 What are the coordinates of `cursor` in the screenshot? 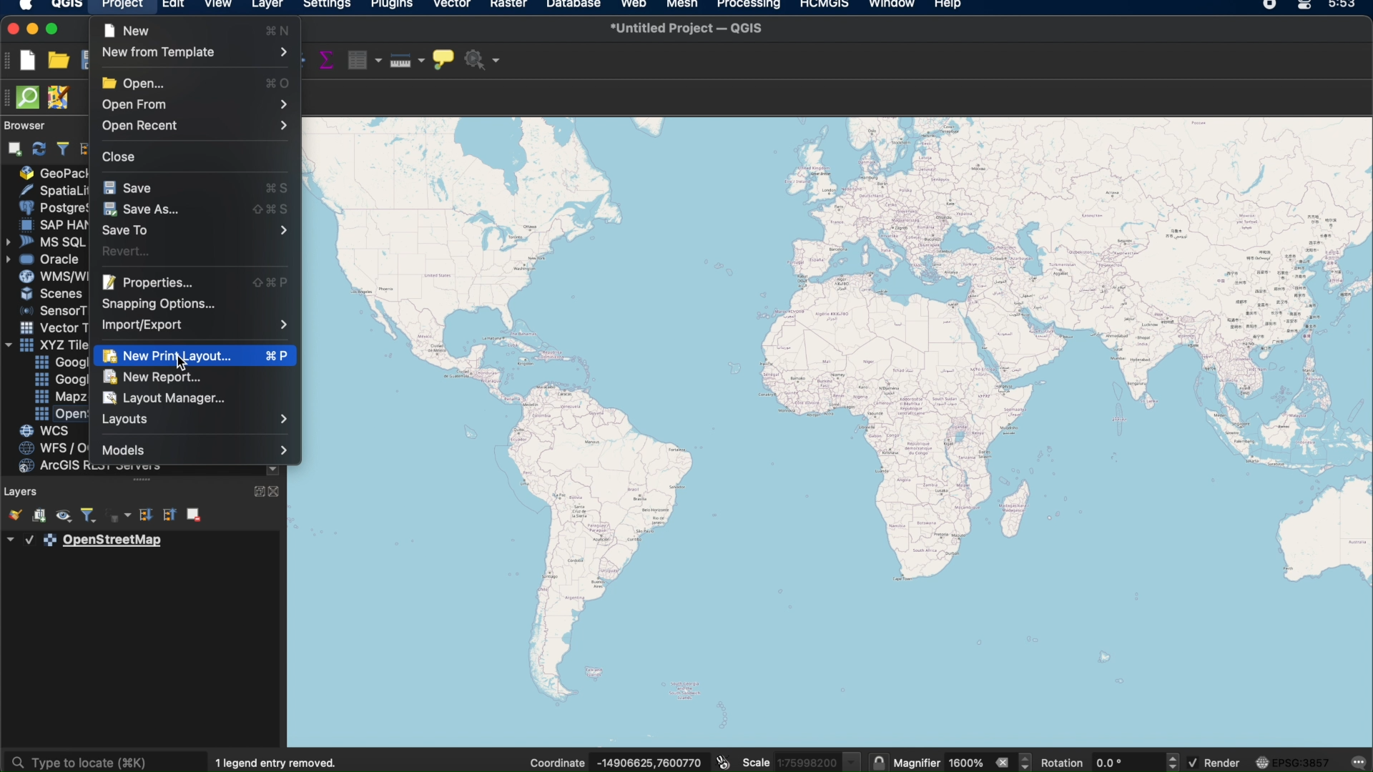 It's located at (185, 362).